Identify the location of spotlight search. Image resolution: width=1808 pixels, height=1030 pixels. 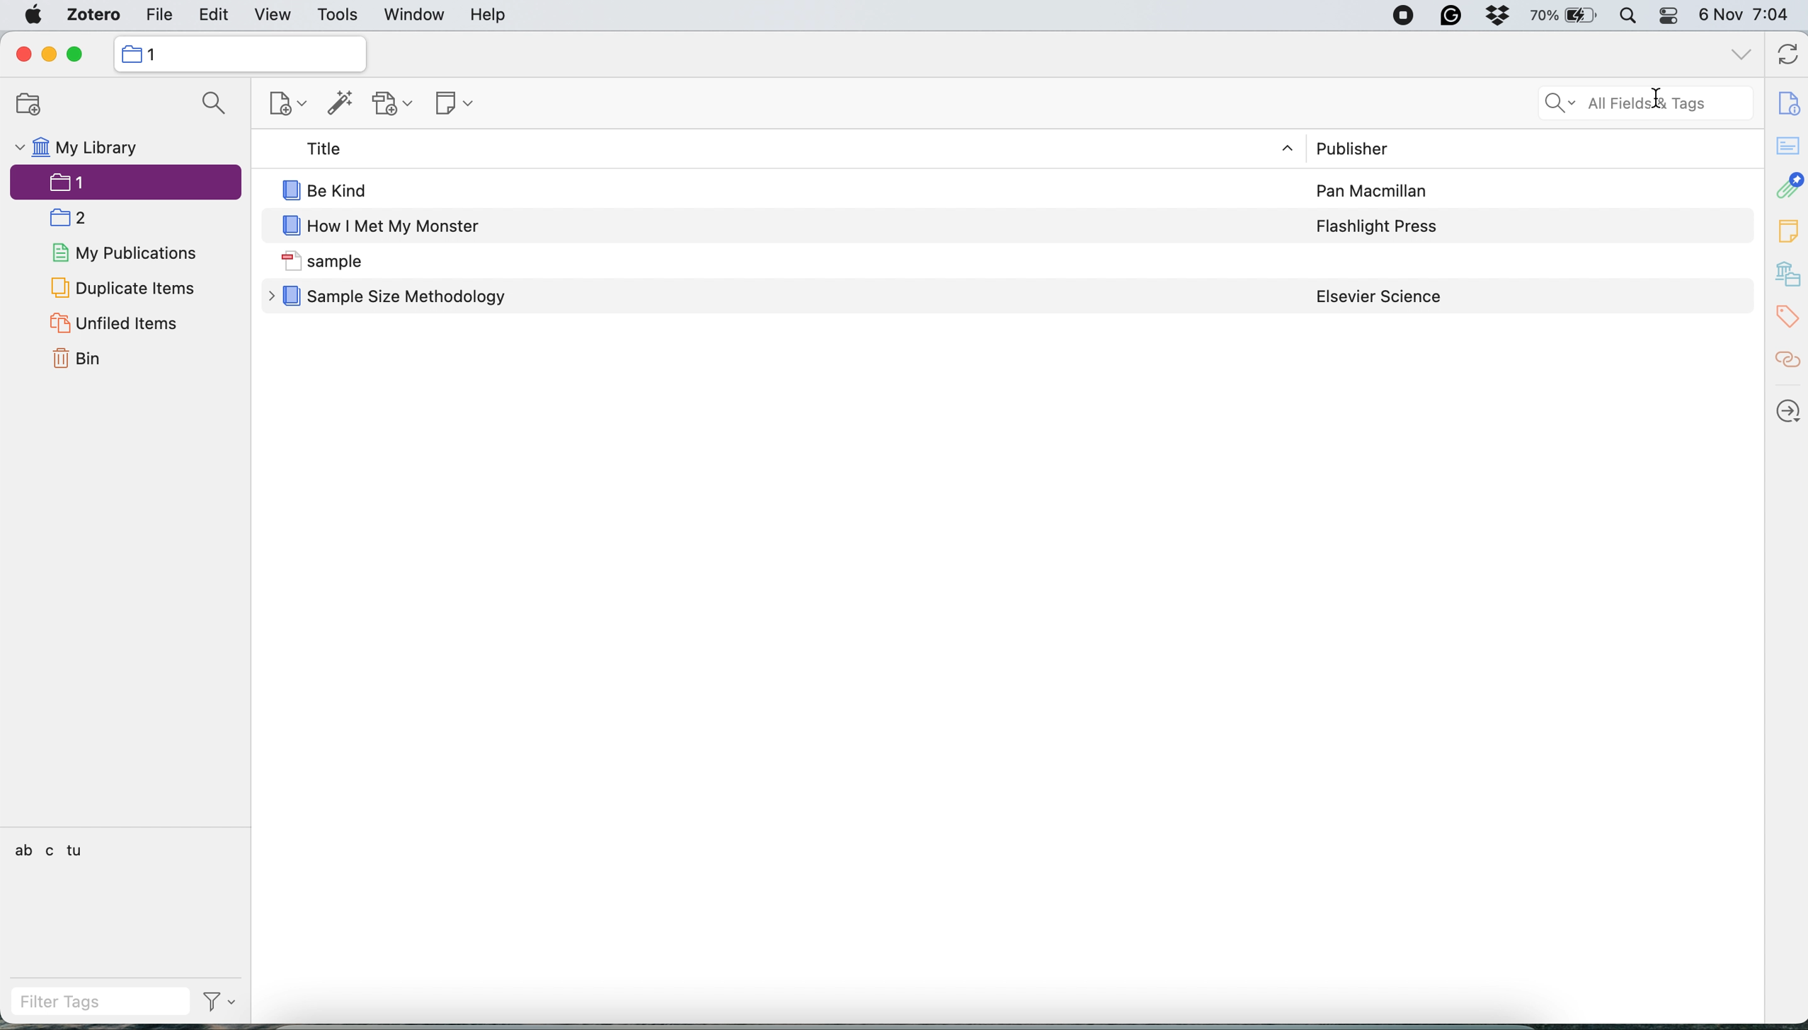
(1633, 17).